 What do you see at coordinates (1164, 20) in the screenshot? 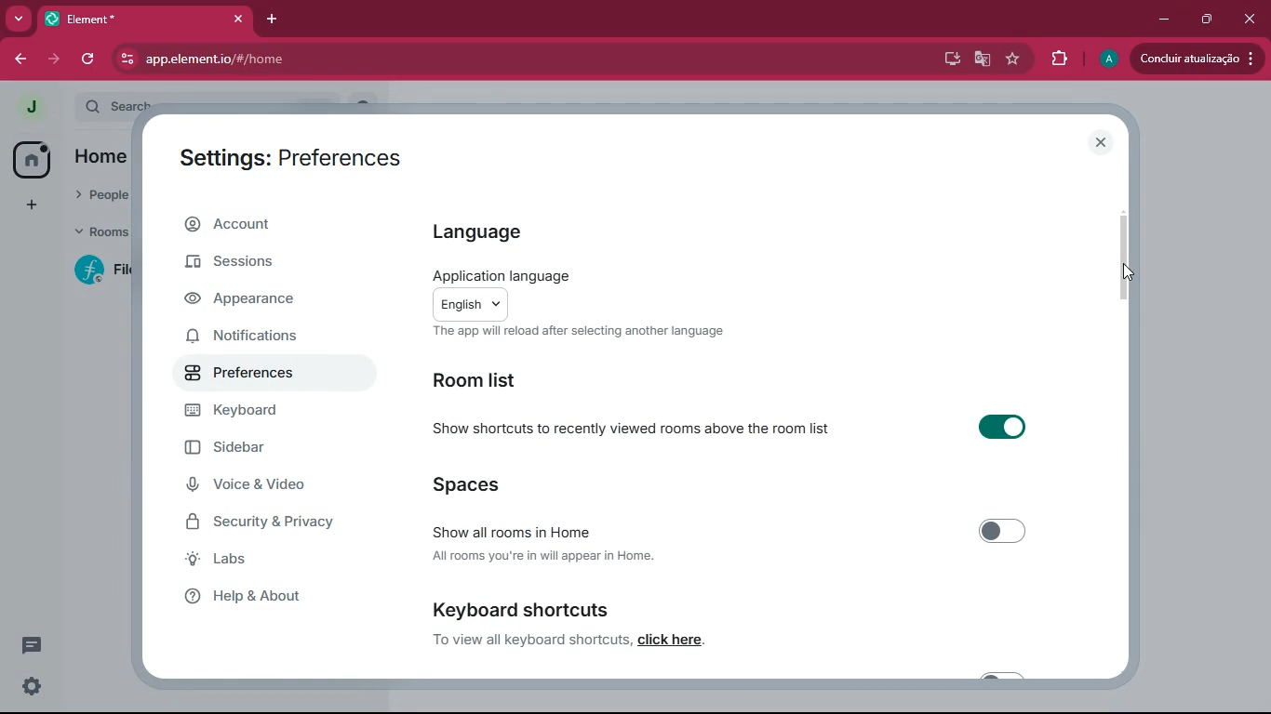
I see `minimize` at bounding box center [1164, 20].